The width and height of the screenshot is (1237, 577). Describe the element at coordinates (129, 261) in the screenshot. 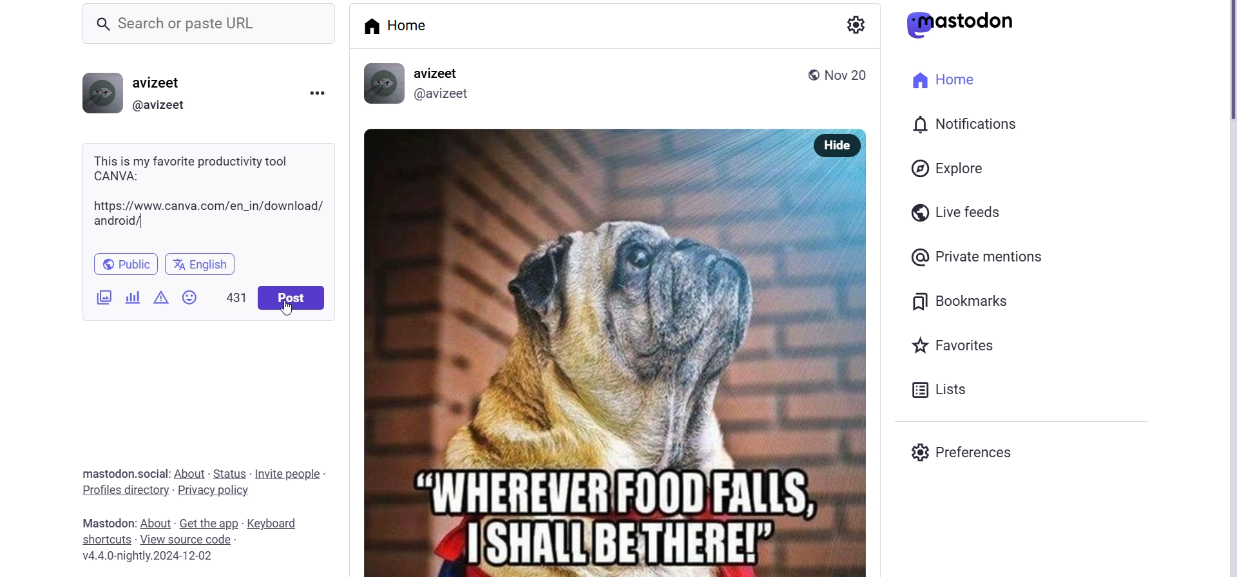

I see `public` at that location.